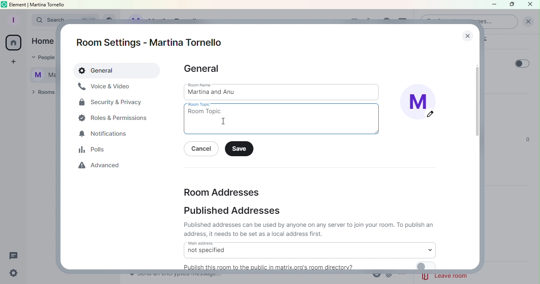 This screenshot has width=540, height=284. I want to click on Create a space, so click(12, 63).